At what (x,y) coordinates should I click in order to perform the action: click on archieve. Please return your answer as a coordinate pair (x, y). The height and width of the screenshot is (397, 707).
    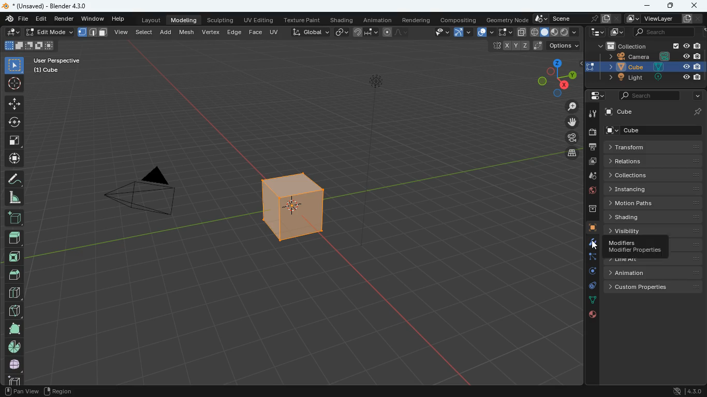
    Looking at the image, I should click on (588, 210).